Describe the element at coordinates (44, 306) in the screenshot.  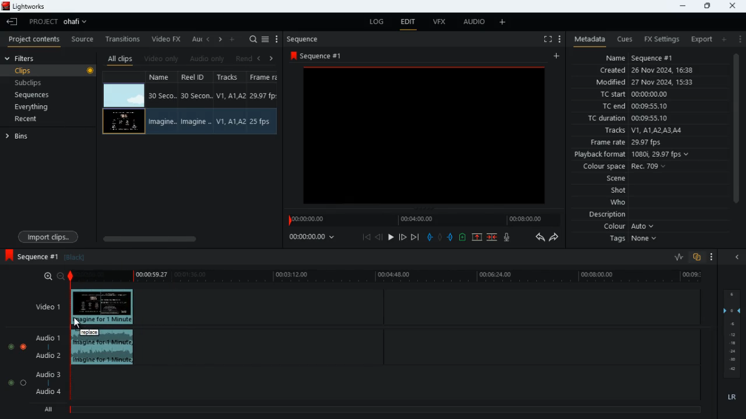
I see `video 1` at that location.